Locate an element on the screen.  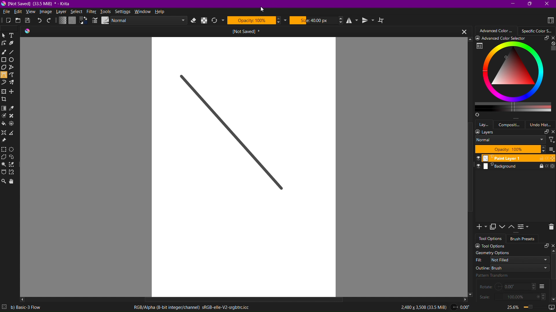
Move a Layer is located at coordinates (13, 92).